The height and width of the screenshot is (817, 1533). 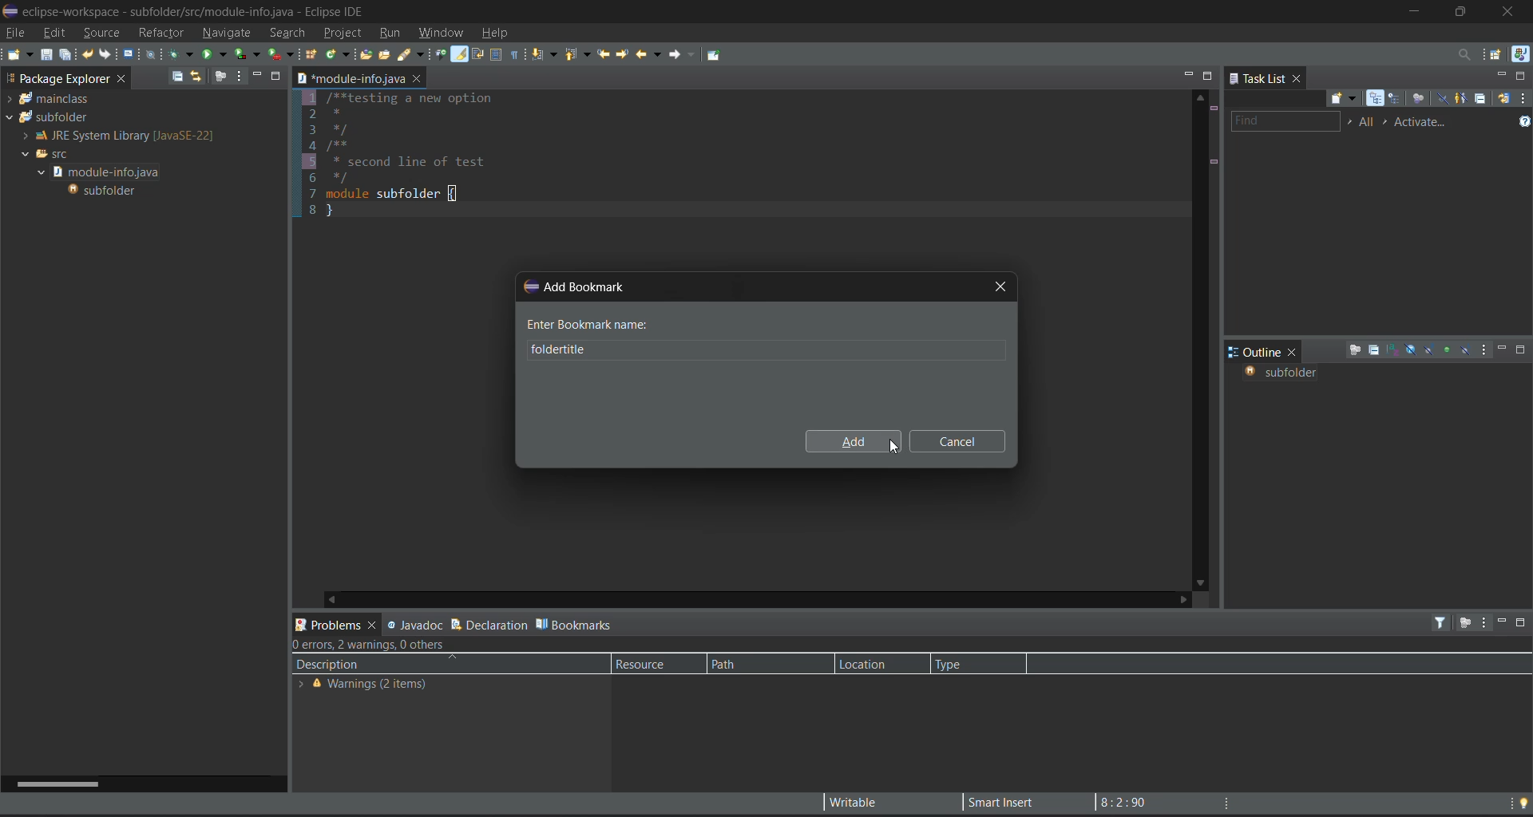 I want to click on categorized, so click(x=1378, y=99).